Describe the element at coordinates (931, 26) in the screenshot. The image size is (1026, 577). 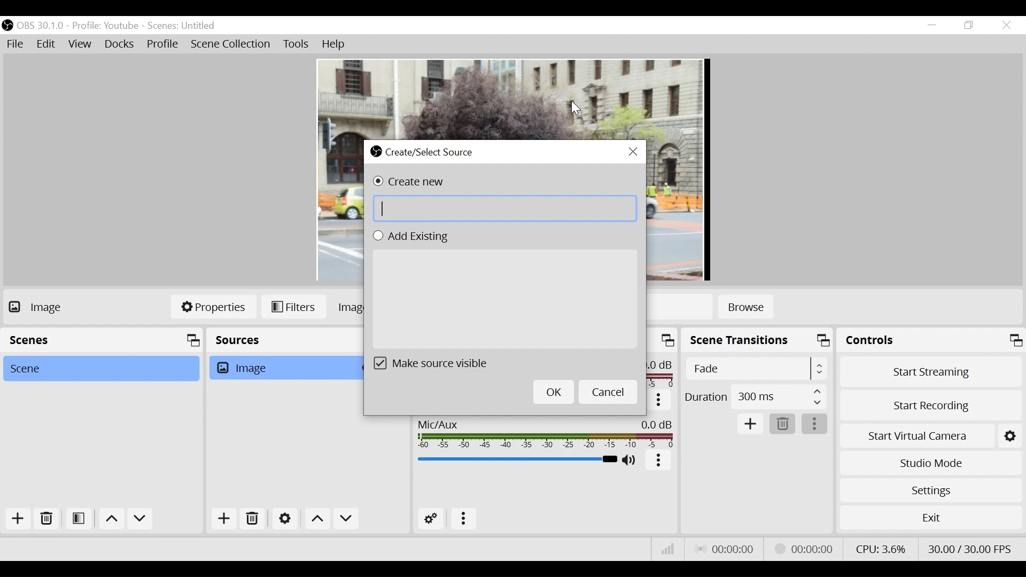
I see `minimize` at that location.